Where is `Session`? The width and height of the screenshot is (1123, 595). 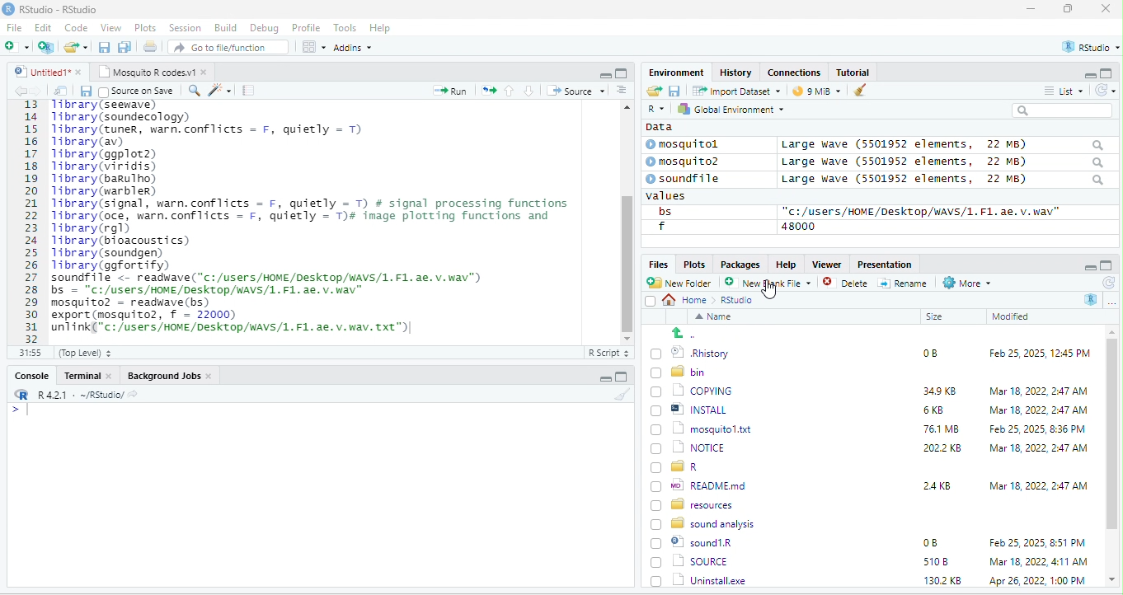
Session is located at coordinates (186, 26).